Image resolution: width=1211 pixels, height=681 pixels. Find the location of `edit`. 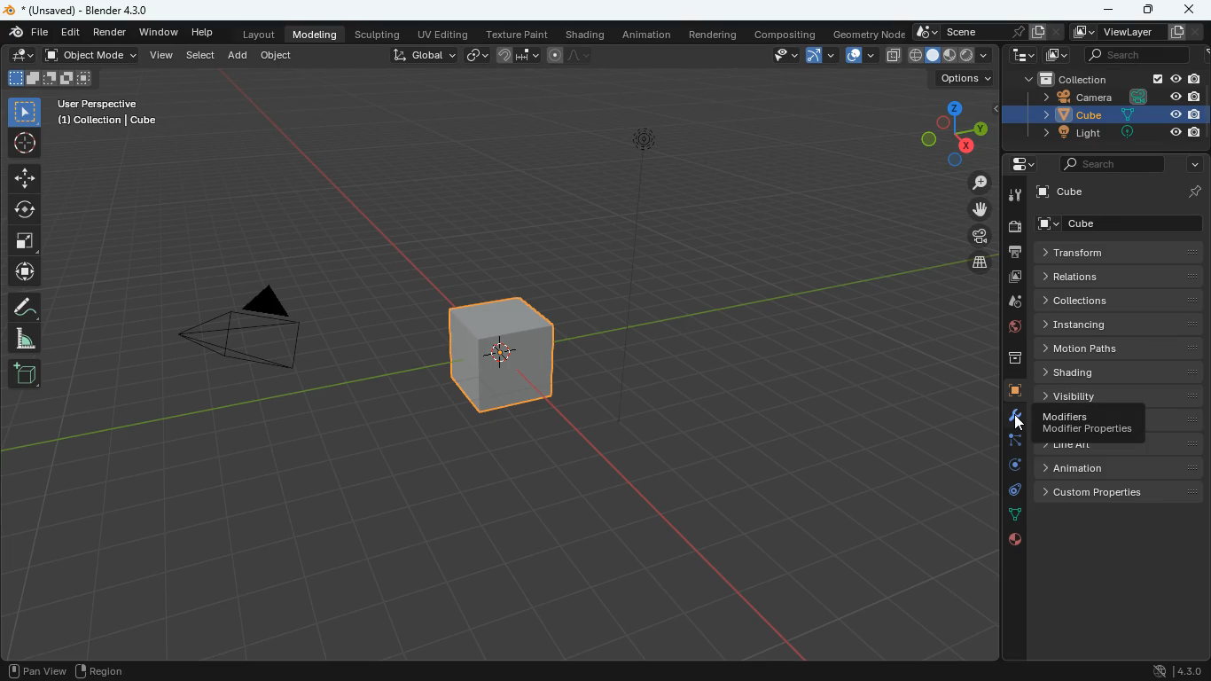

edit is located at coordinates (73, 33).